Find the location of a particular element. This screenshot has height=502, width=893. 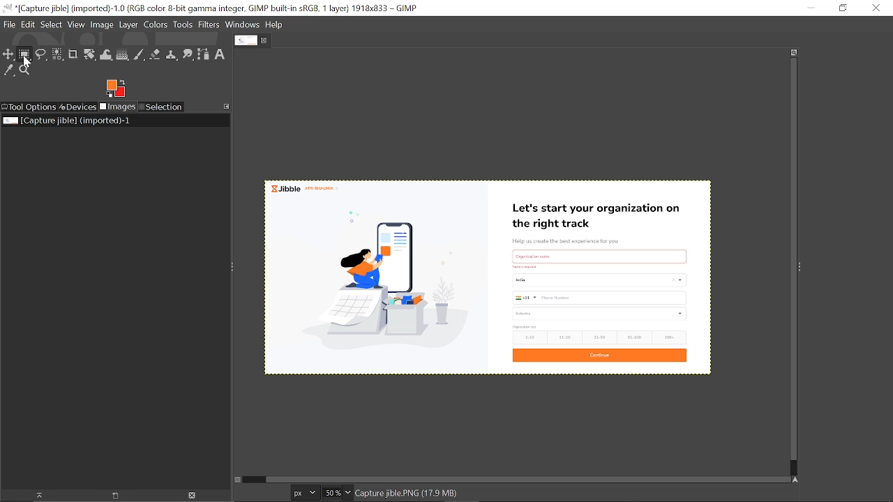

Foreground tool is located at coordinates (115, 89).